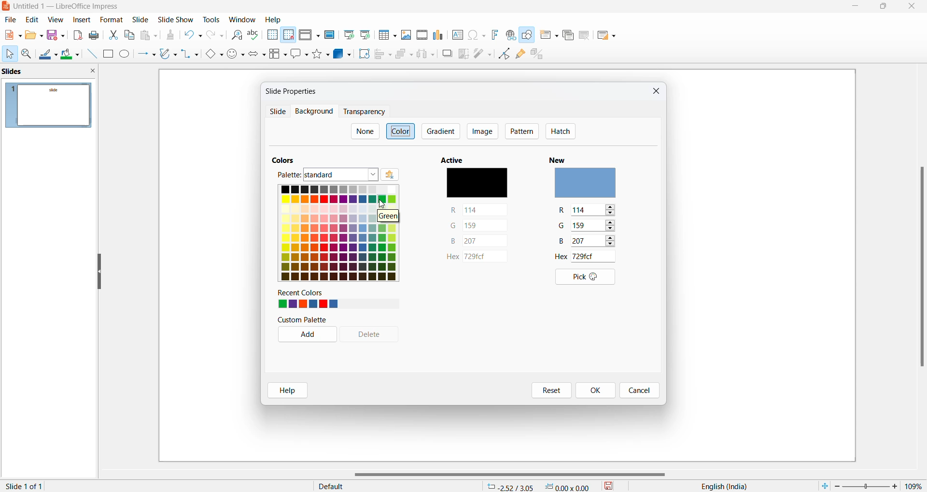  What do you see at coordinates (272, 35) in the screenshot?
I see `display grid` at bounding box center [272, 35].